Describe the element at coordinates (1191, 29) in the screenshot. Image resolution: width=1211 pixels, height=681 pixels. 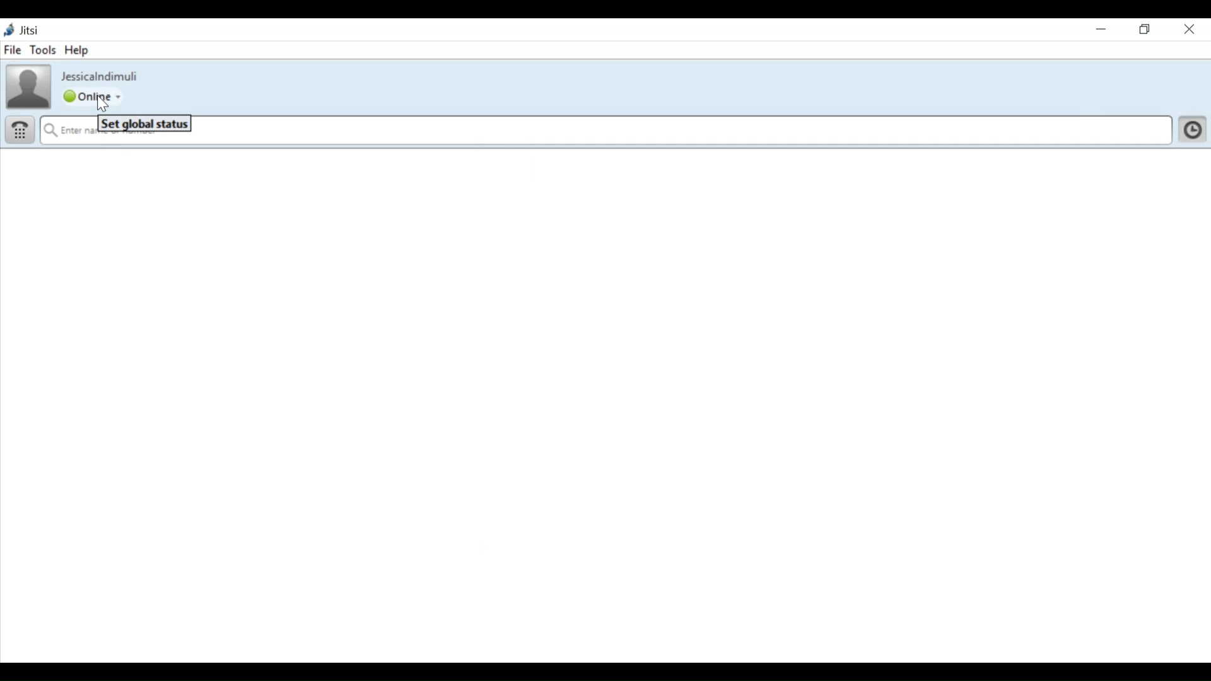
I see `Close` at that location.